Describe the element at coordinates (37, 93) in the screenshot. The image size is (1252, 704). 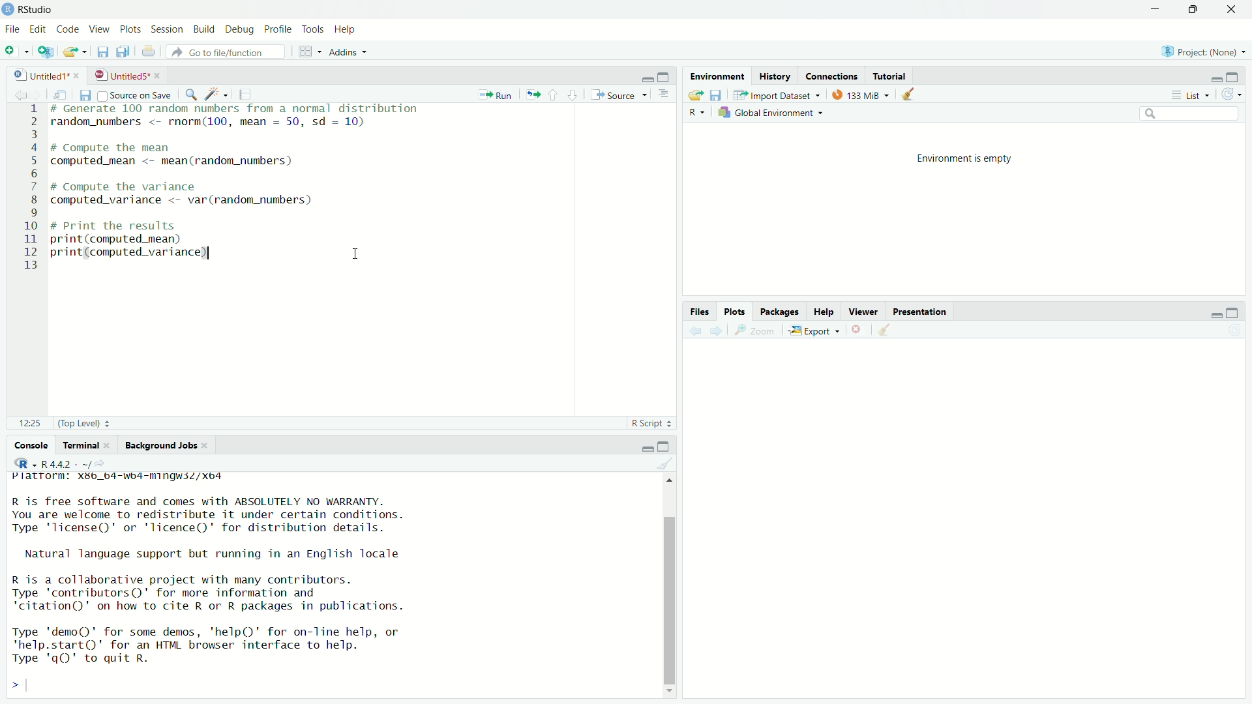
I see `go forward to the next source location` at that location.